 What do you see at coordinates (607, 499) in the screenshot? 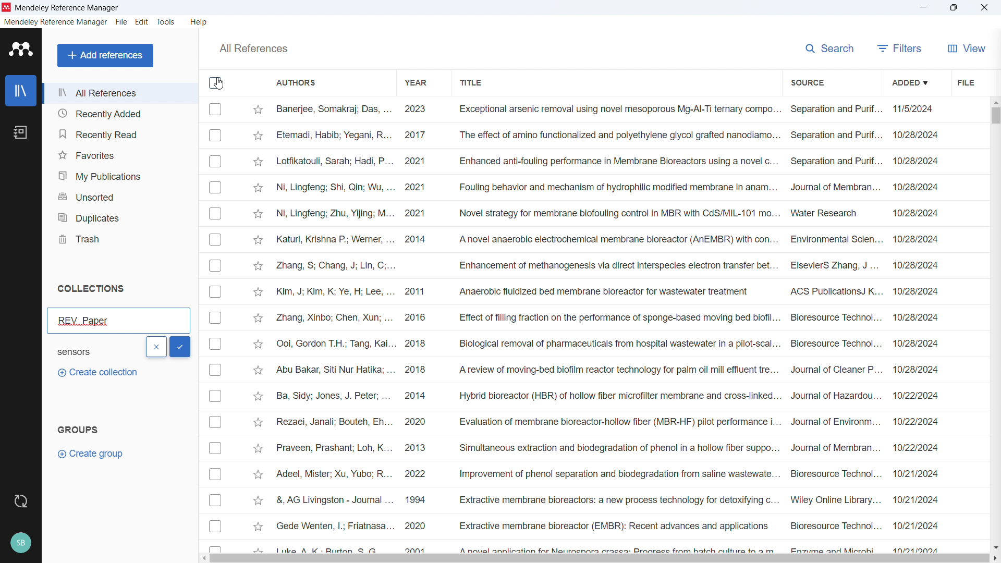
I see `&, AG Livingston - Journal ... 1994 Extractive membrane bioreactors: a new process technology for detoxifying c... Wiley Online Library... 10/21/2024` at bounding box center [607, 499].